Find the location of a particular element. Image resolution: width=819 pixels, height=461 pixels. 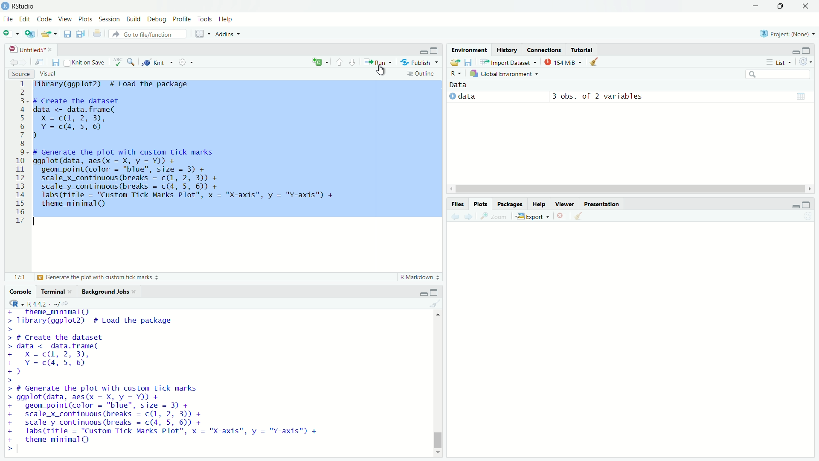

data is located at coordinates (465, 85).